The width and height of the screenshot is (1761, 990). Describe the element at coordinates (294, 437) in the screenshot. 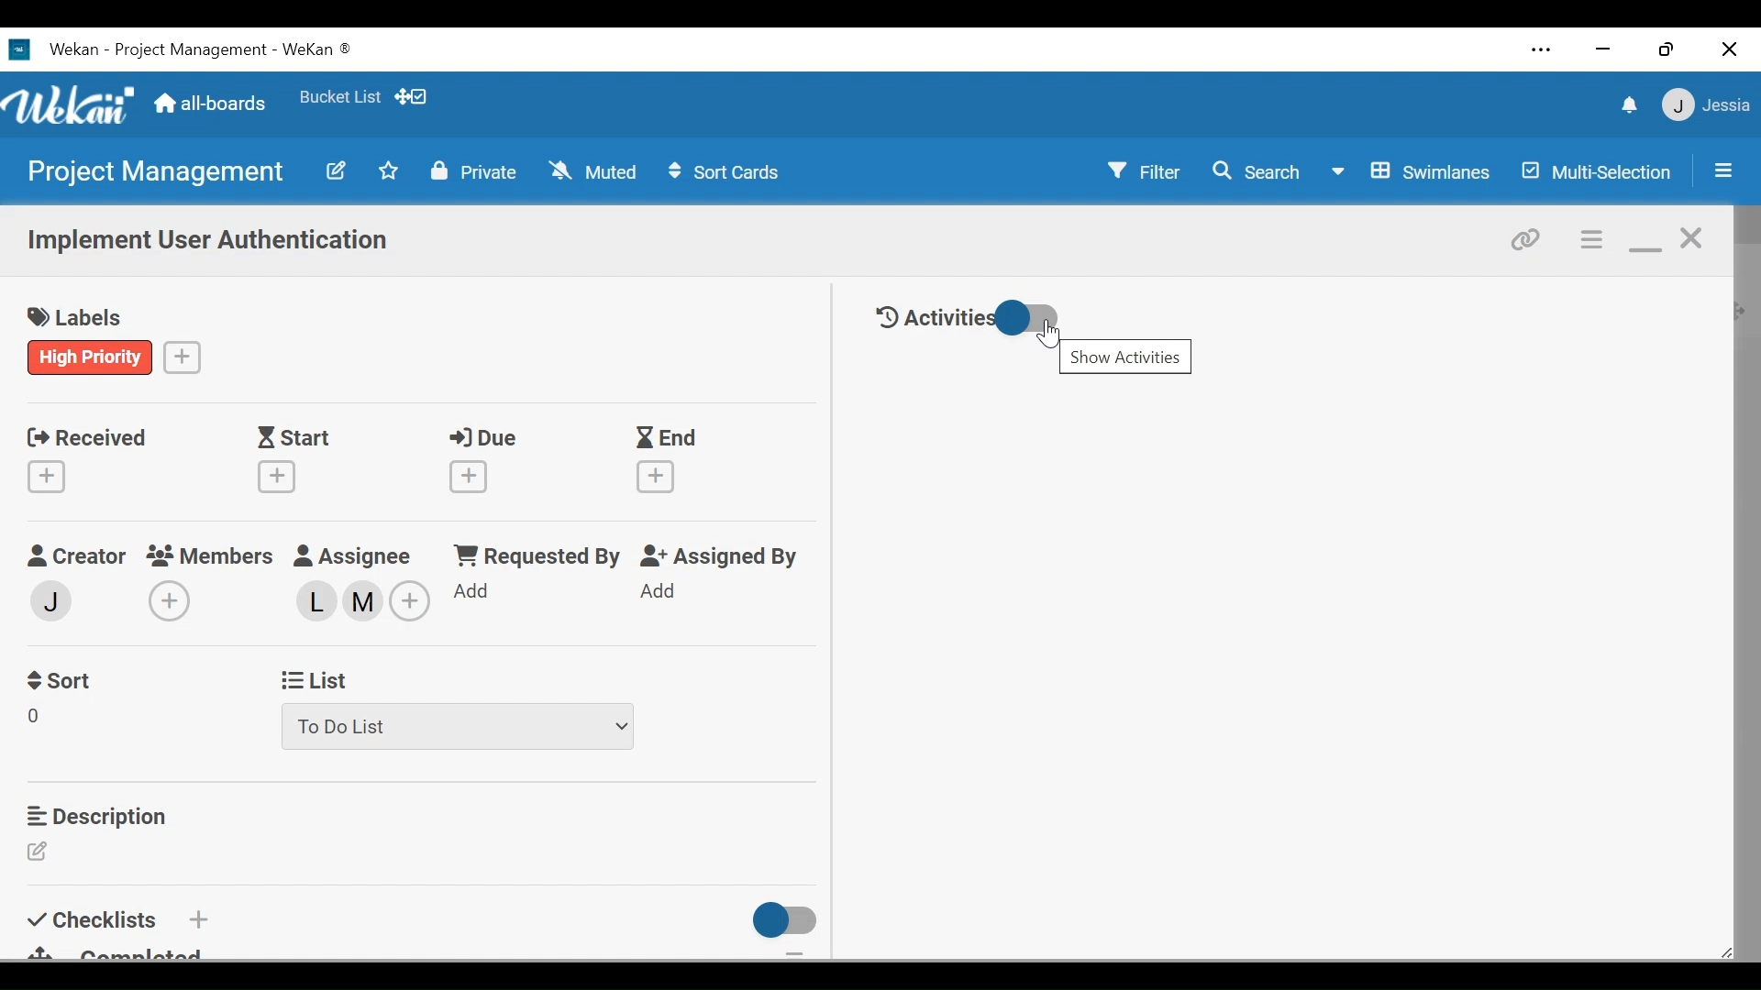

I see `Start Date` at that location.